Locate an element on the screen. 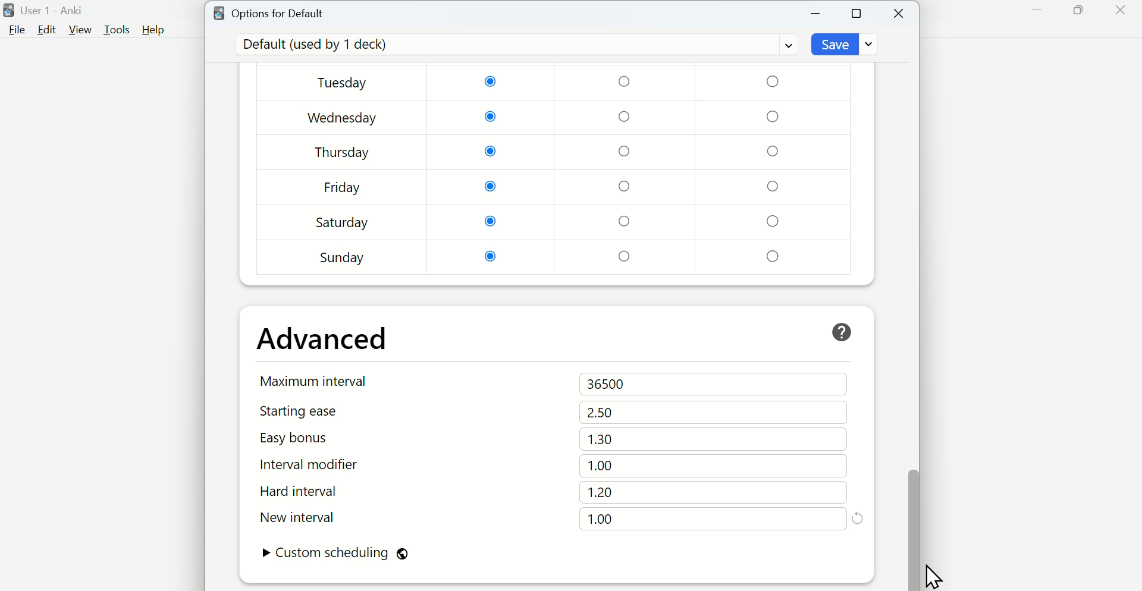 This screenshot has height=591, width=1142. Edit is located at coordinates (47, 30).